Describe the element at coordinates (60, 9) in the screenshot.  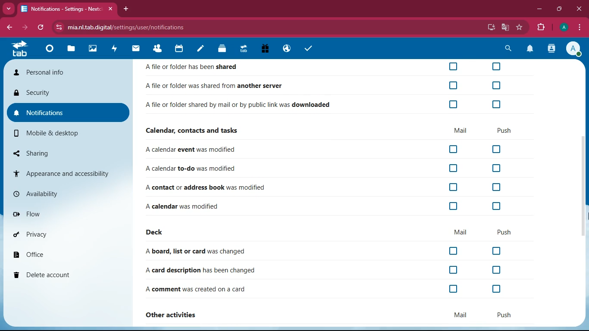
I see `Notifications - Settings - Next:` at that location.